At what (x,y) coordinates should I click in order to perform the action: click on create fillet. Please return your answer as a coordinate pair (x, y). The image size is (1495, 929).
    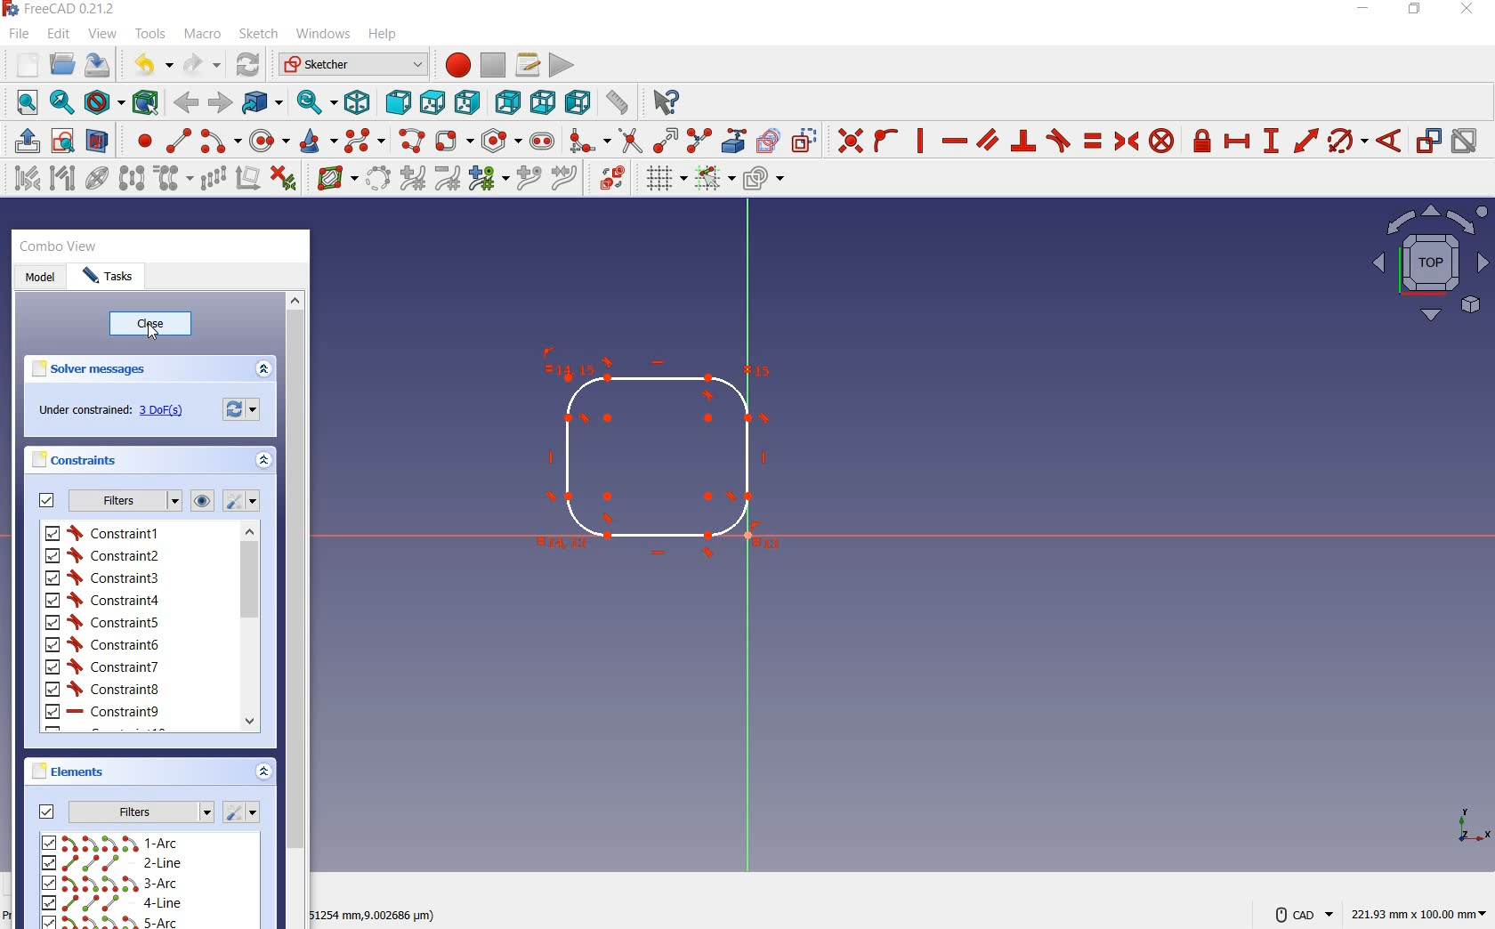
    Looking at the image, I should click on (589, 141).